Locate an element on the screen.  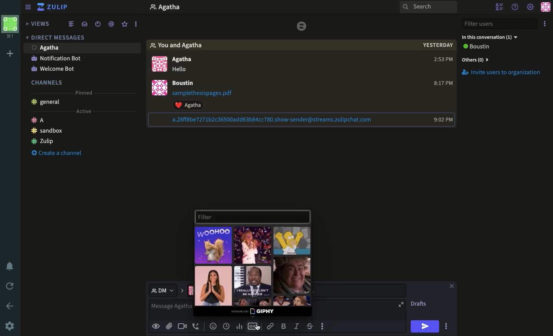
time is located at coordinates (442, 84).